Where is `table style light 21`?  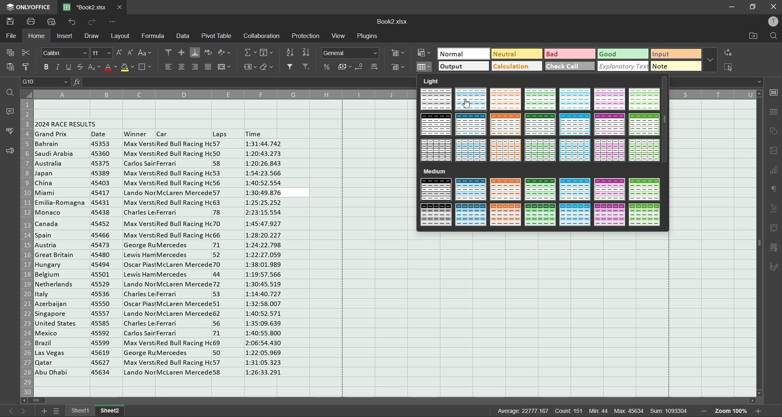
table style light 21 is located at coordinates (643, 150).